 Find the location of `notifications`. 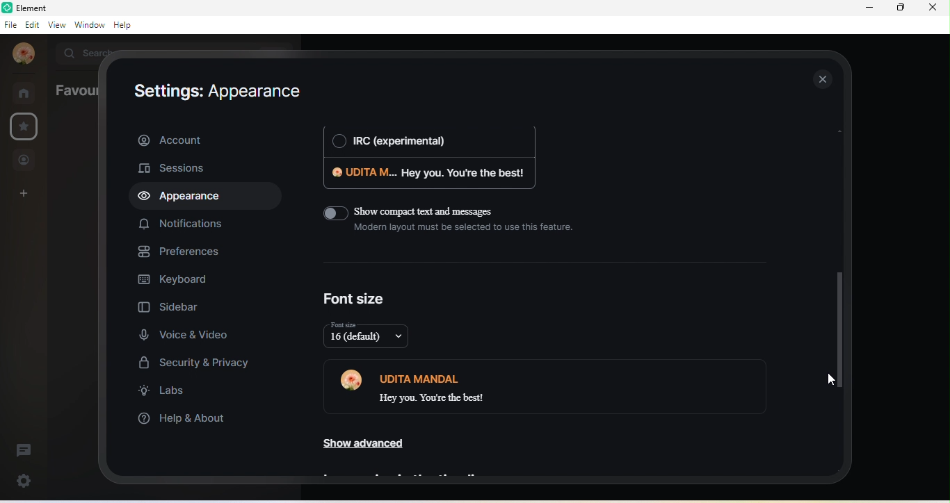

notifications is located at coordinates (181, 226).